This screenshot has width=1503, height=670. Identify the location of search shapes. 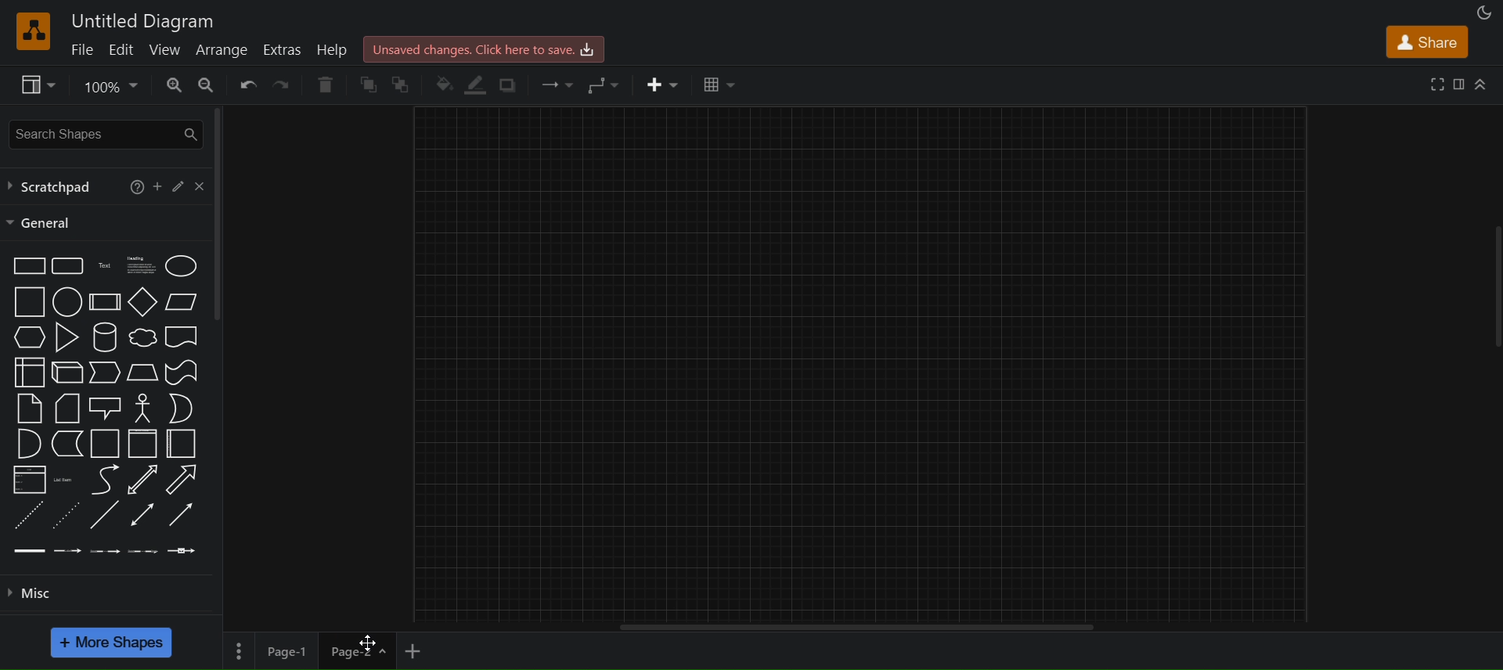
(103, 131).